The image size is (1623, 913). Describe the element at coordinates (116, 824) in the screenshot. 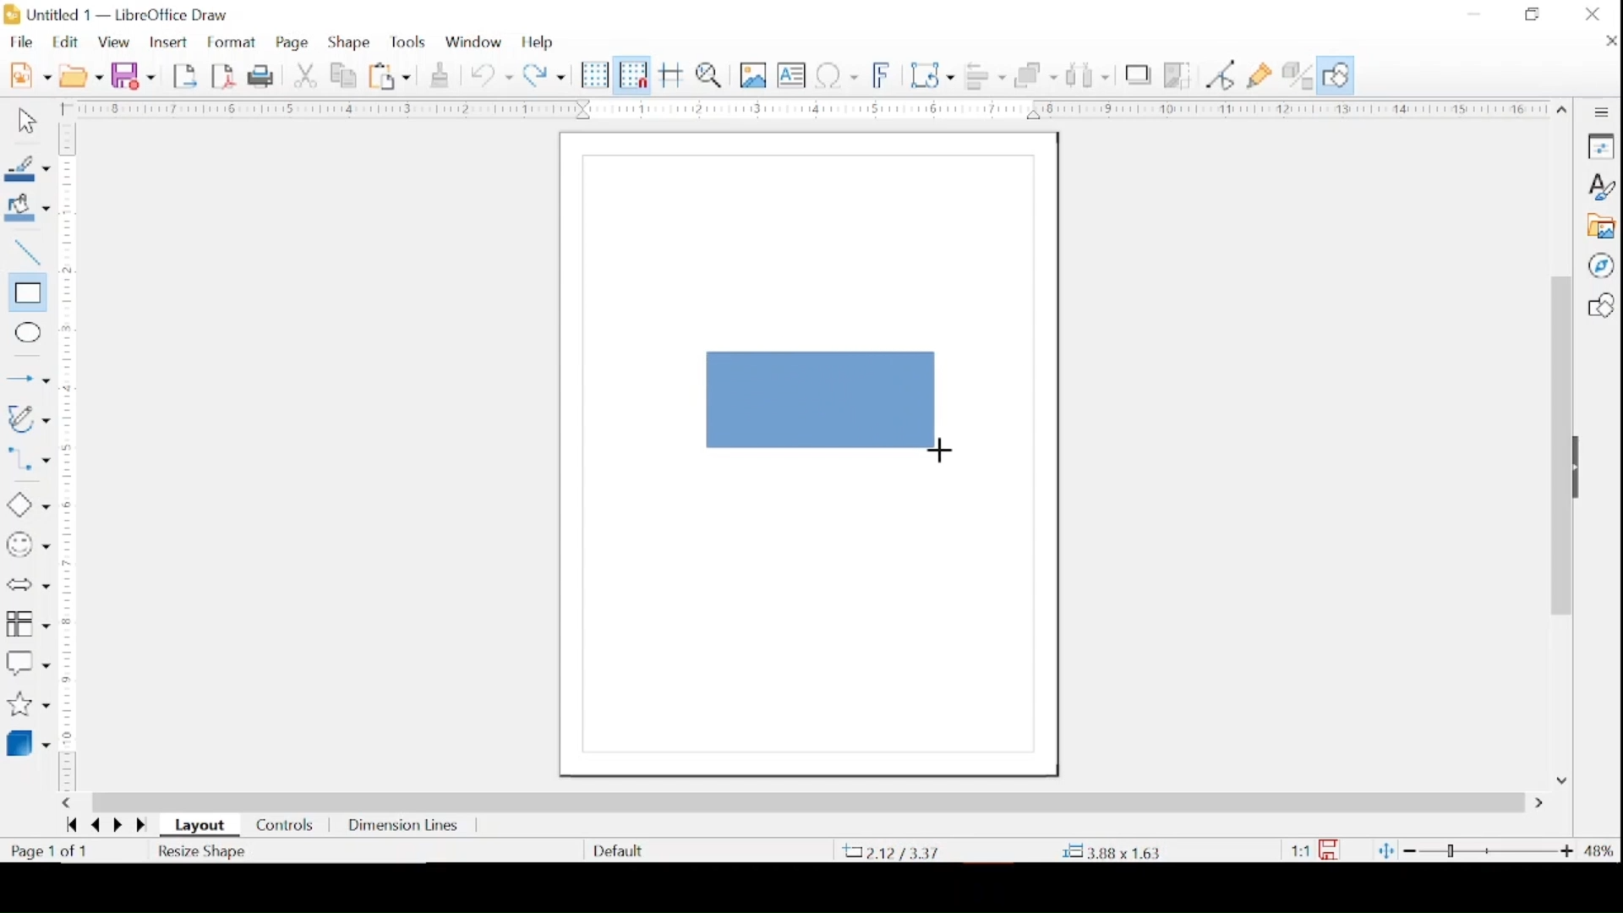

I see `next` at that location.